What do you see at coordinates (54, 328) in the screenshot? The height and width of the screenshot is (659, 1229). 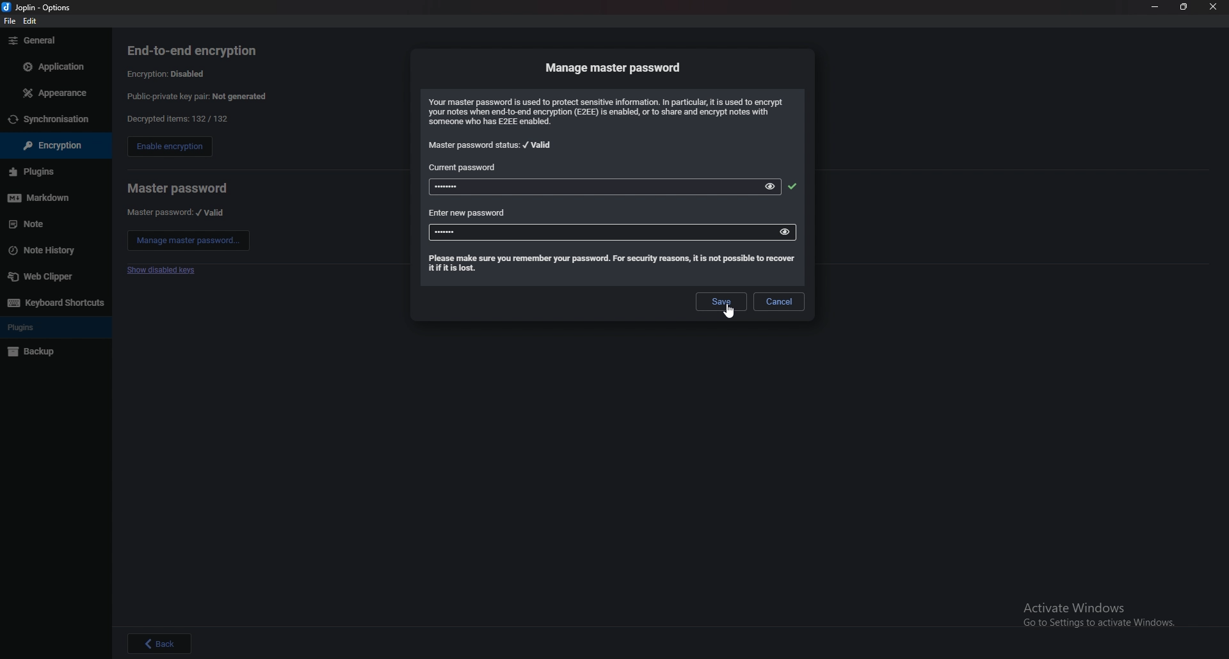 I see `plugins` at bounding box center [54, 328].